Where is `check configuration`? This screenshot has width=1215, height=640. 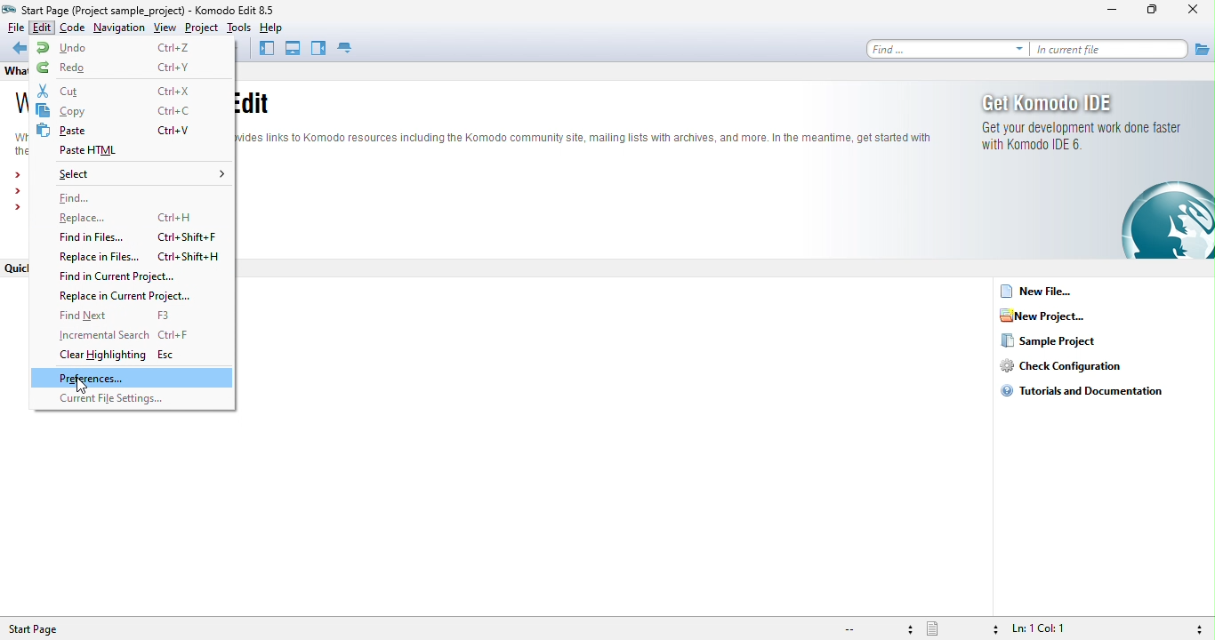 check configuration is located at coordinates (1069, 367).